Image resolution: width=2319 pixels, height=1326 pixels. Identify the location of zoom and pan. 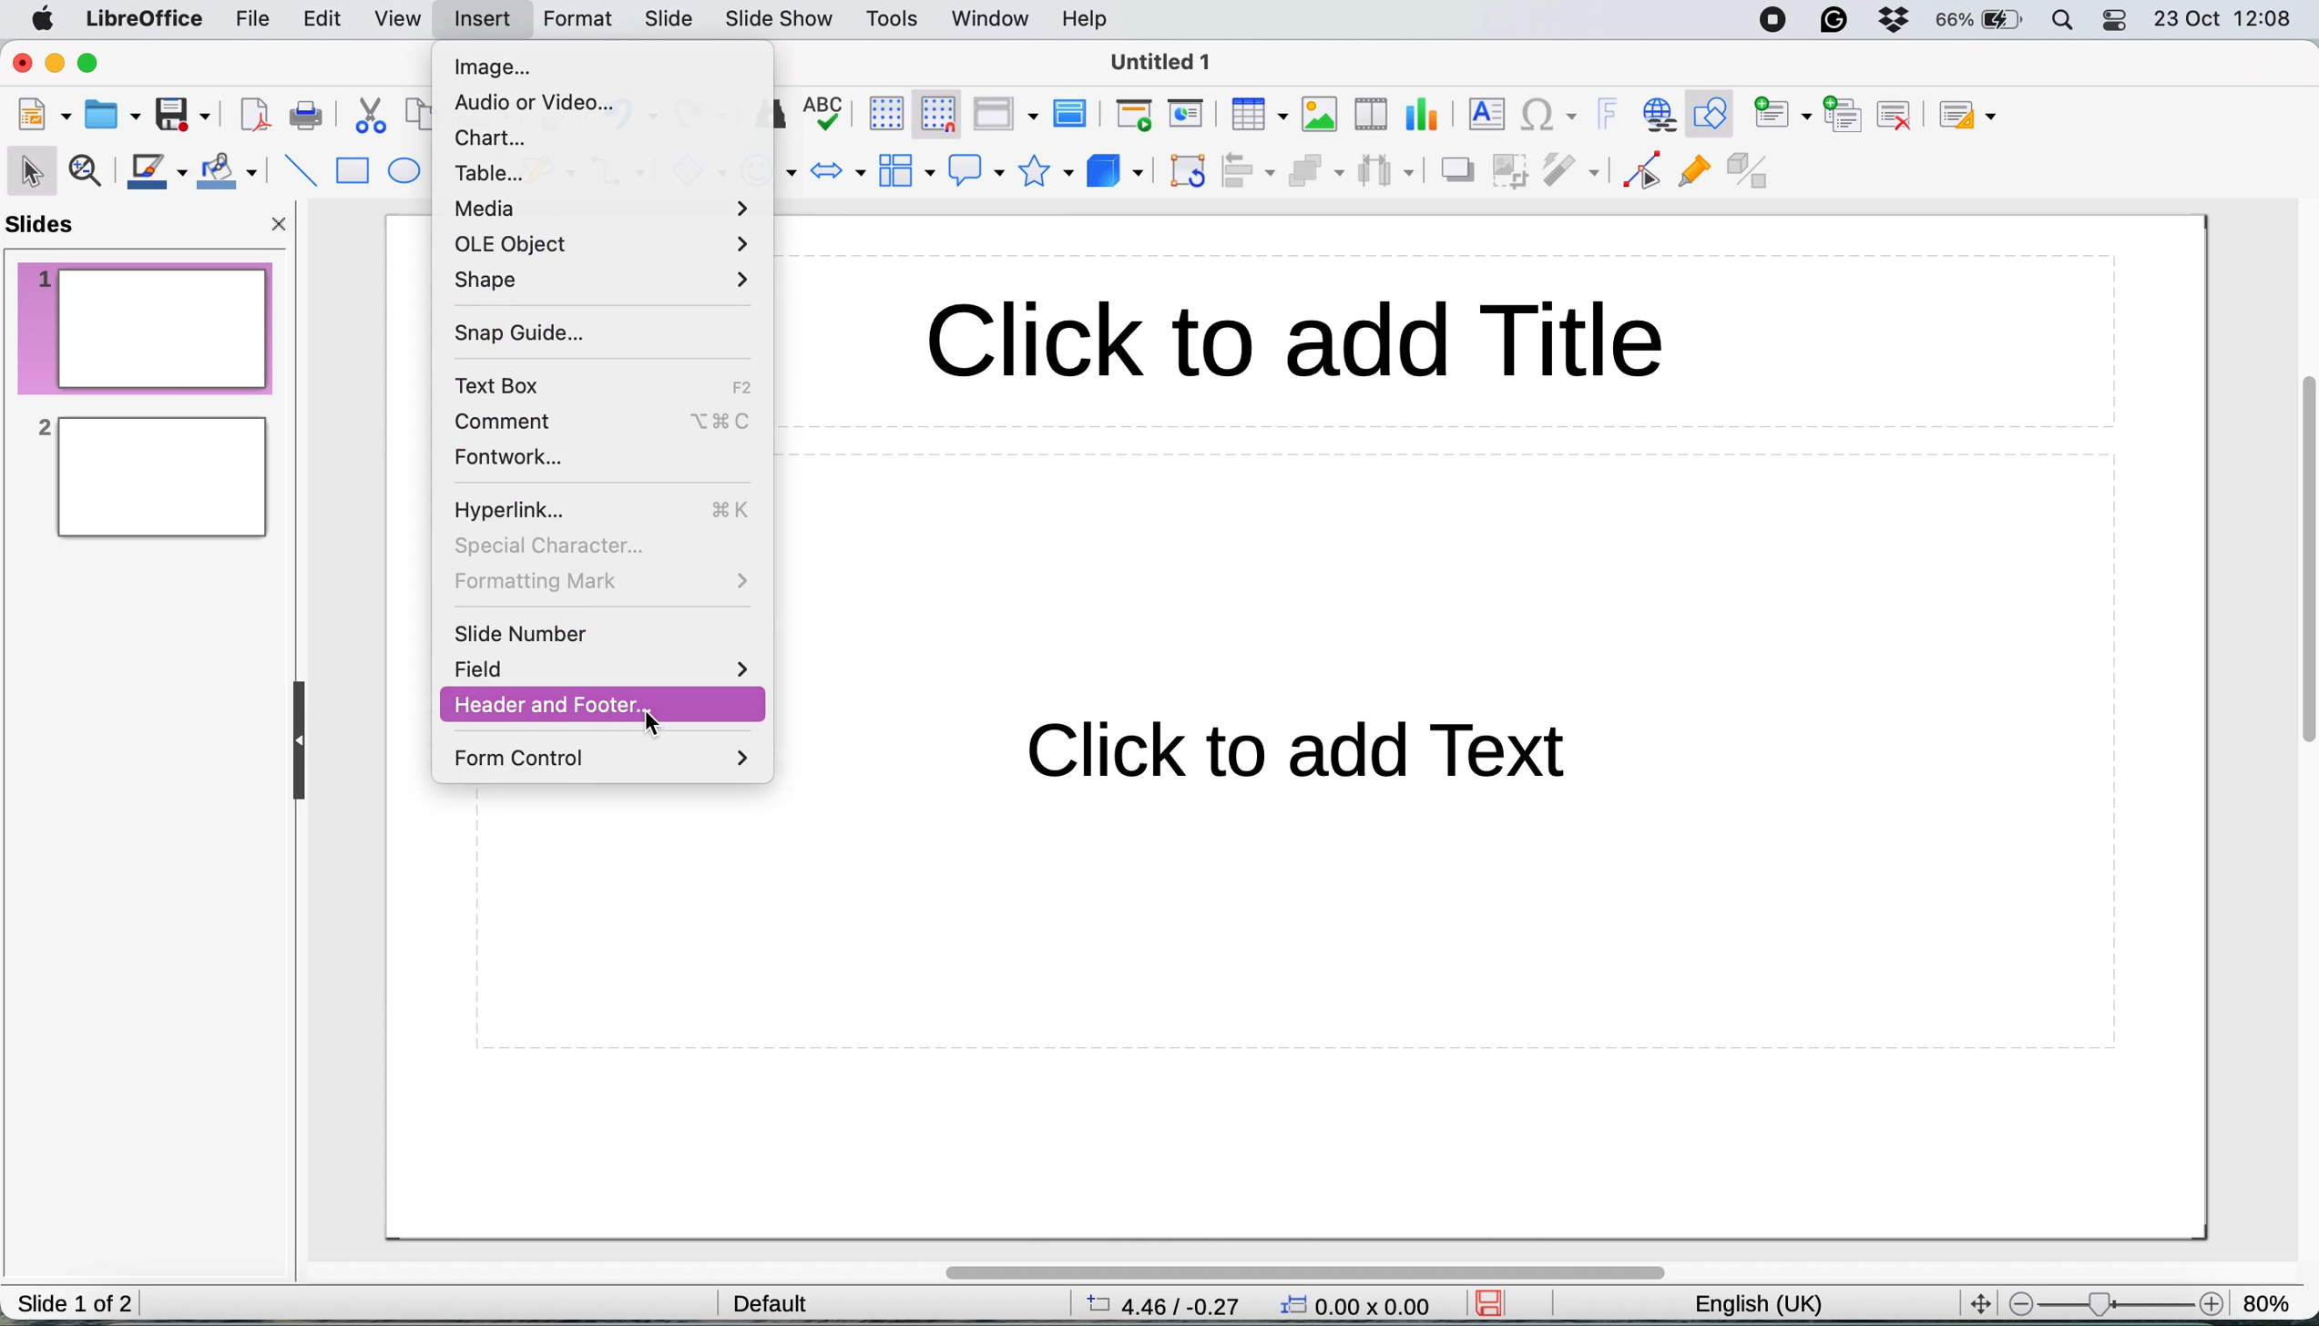
(89, 173).